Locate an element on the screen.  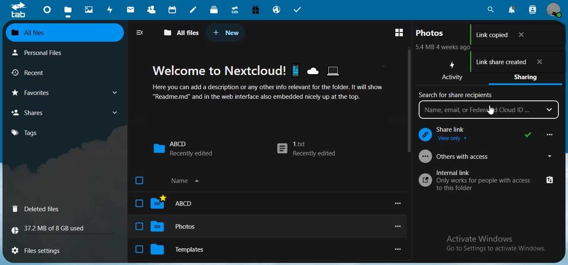
more optiosn is located at coordinates (397, 250).